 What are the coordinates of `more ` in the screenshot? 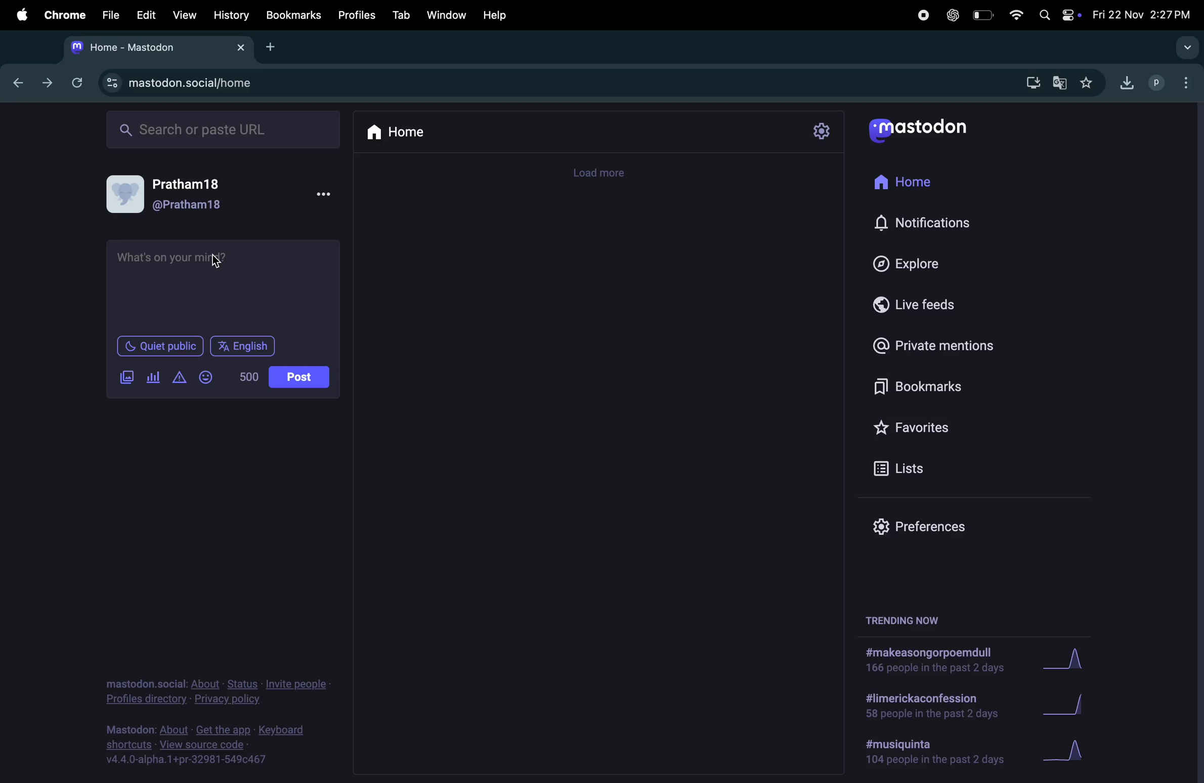 It's located at (327, 196).